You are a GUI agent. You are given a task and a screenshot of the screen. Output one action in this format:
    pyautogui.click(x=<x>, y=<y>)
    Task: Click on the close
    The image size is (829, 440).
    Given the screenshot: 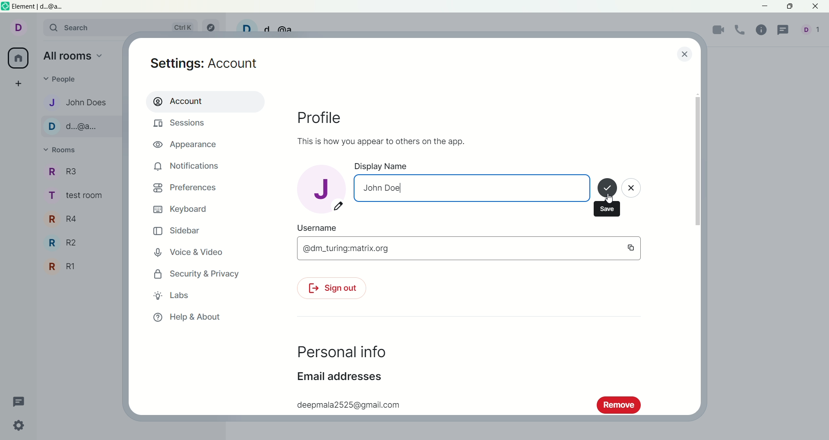 What is the action you would take?
    pyautogui.click(x=633, y=190)
    